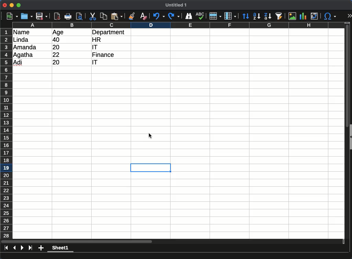  I want to click on open, so click(27, 16).